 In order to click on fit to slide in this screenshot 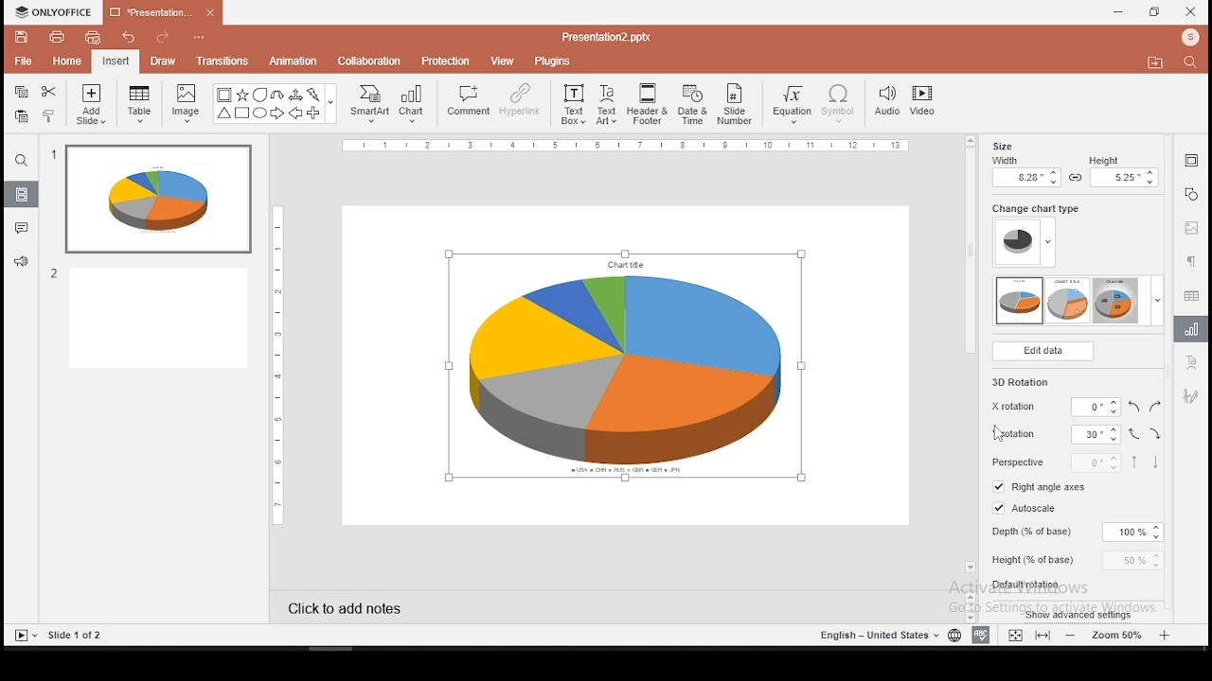, I will do `click(1016, 634)`.